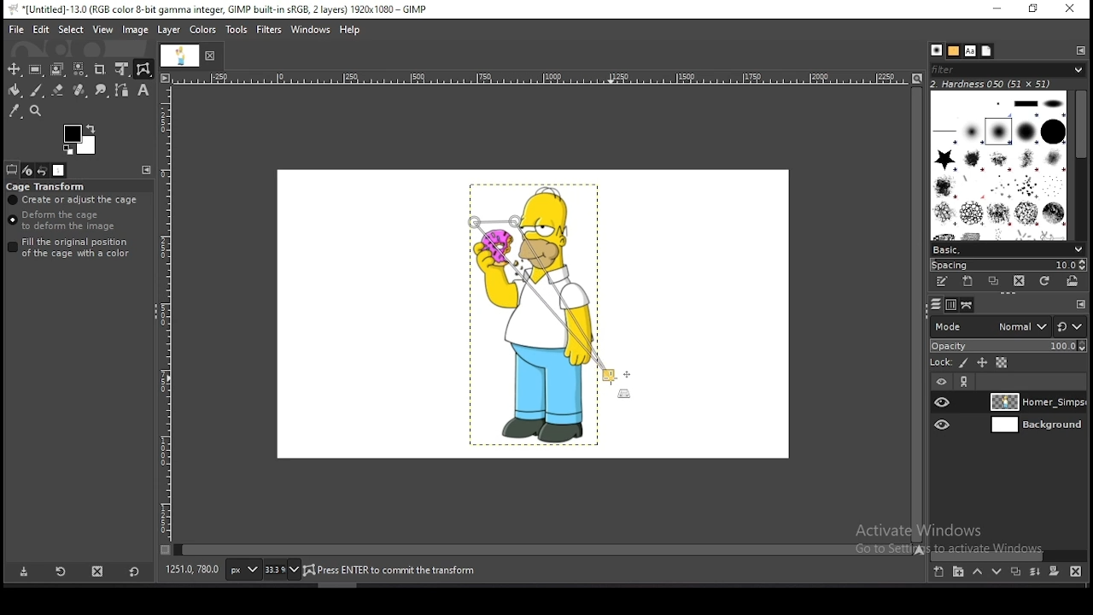  Describe the element at coordinates (1000, 164) in the screenshot. I see `brushes` at that location.